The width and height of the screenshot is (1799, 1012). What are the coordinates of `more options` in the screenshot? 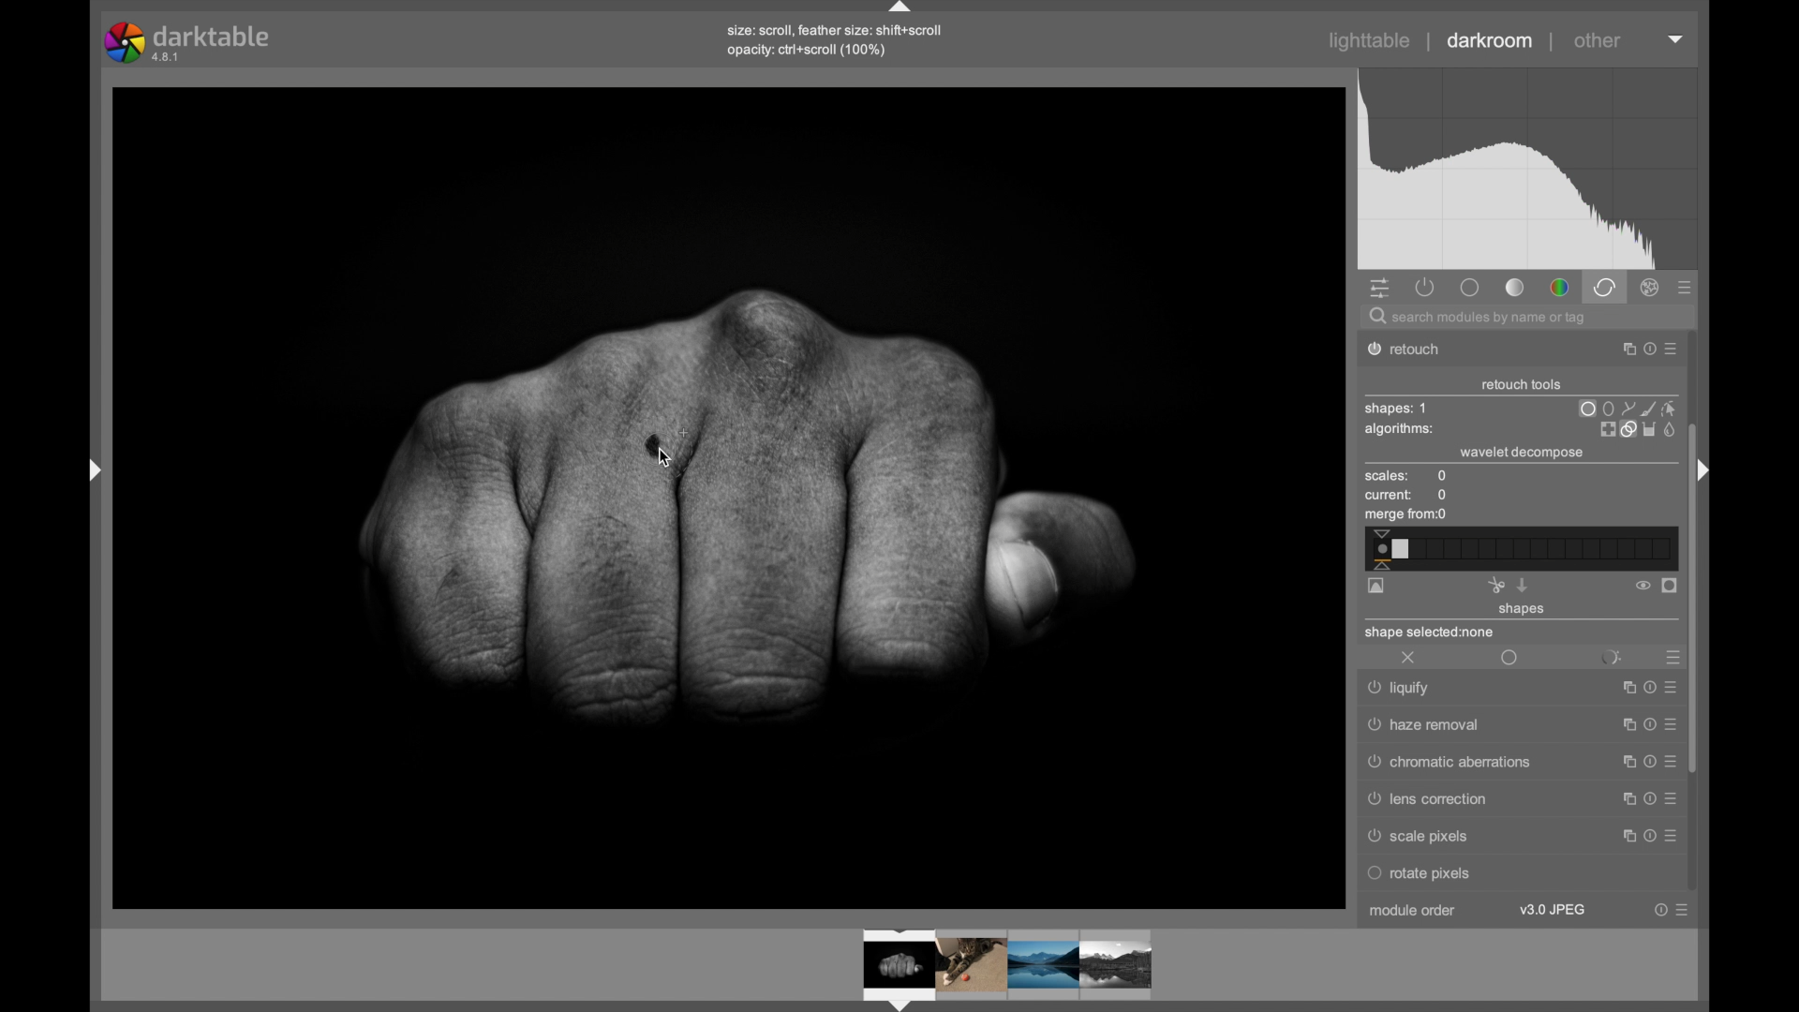 It's located at (1672, 350).